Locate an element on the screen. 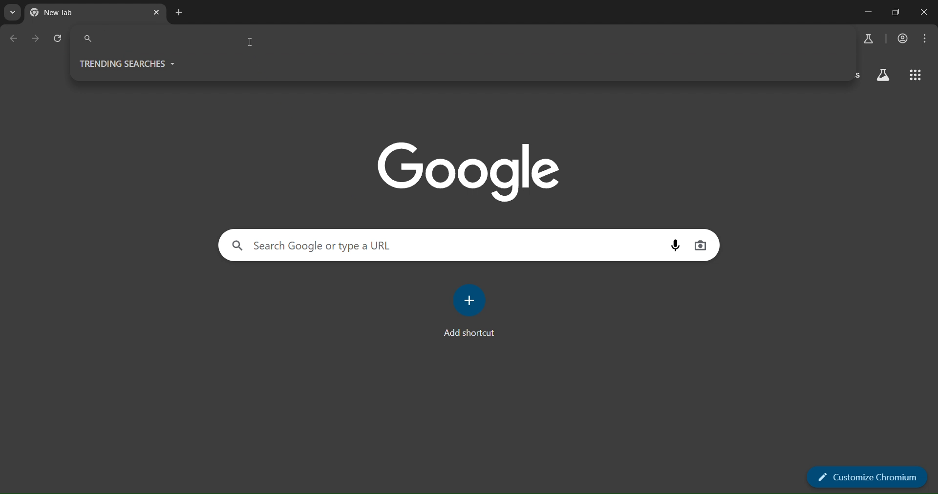  close is located at coordinates (924, 13).